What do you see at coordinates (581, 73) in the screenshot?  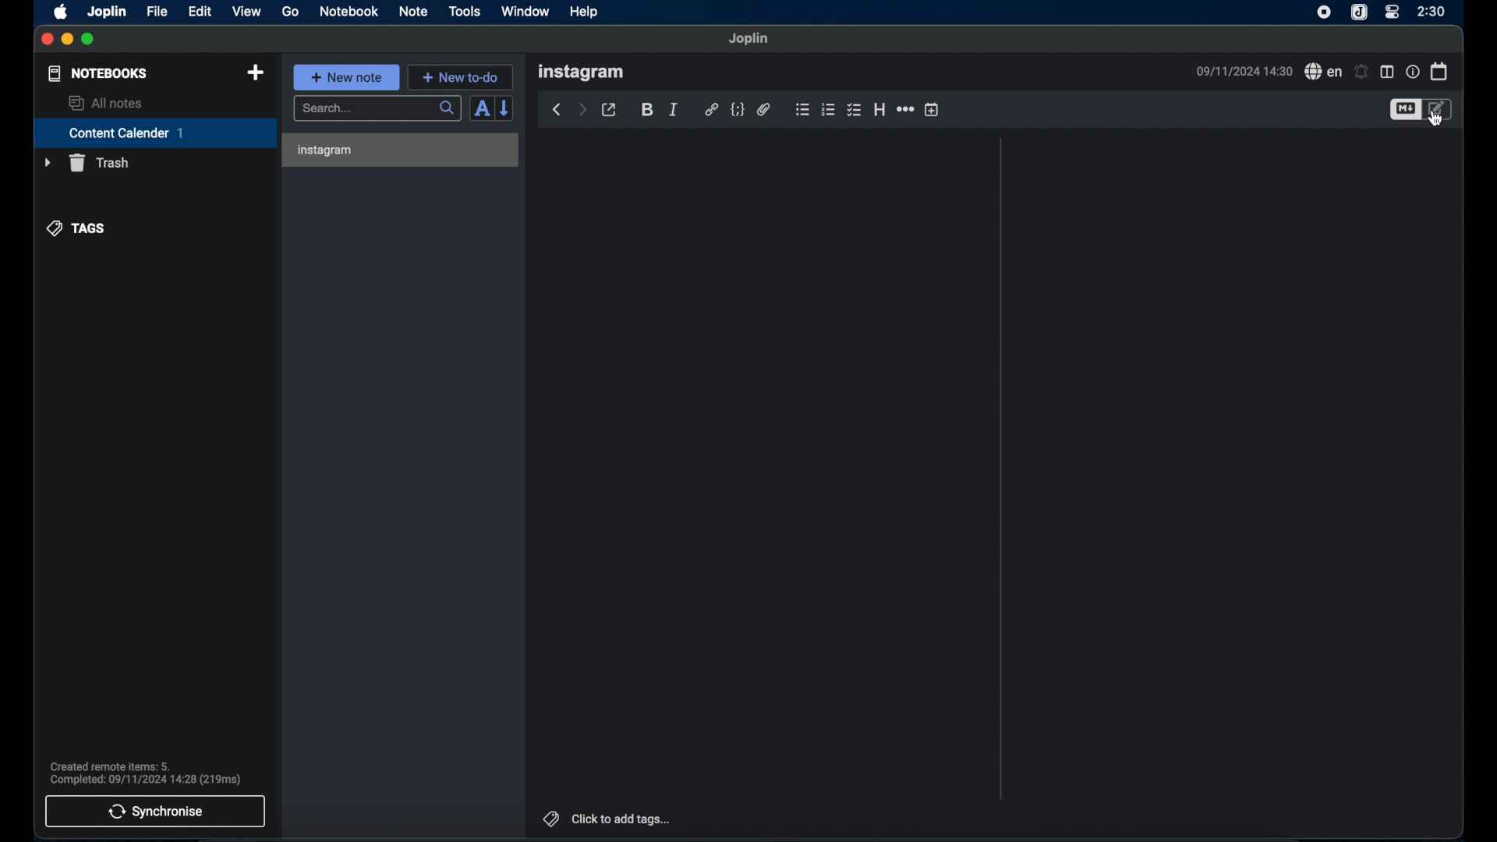 I see `instagram` at bounding box center [581, 73].